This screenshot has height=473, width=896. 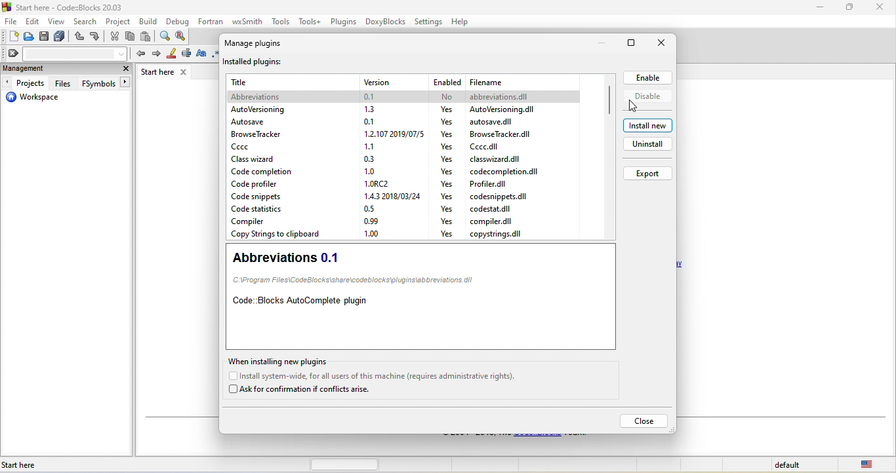 I want to click on file, so click(x=496, y=210).